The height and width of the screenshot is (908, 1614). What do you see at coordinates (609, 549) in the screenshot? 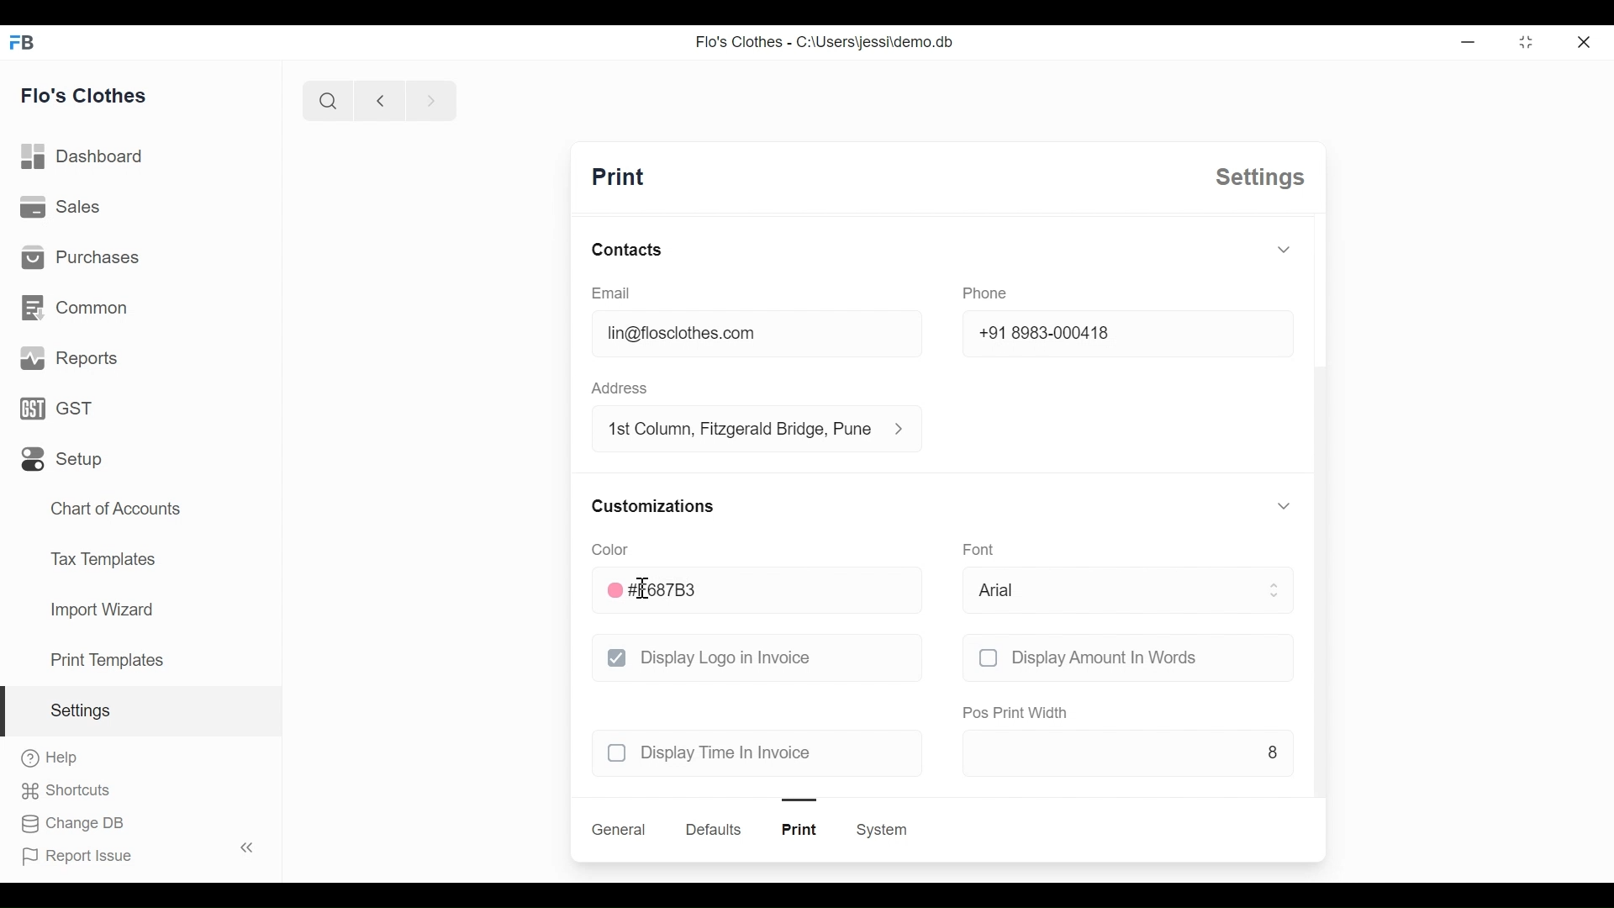
I see `color` at bounding box center [609, 549].